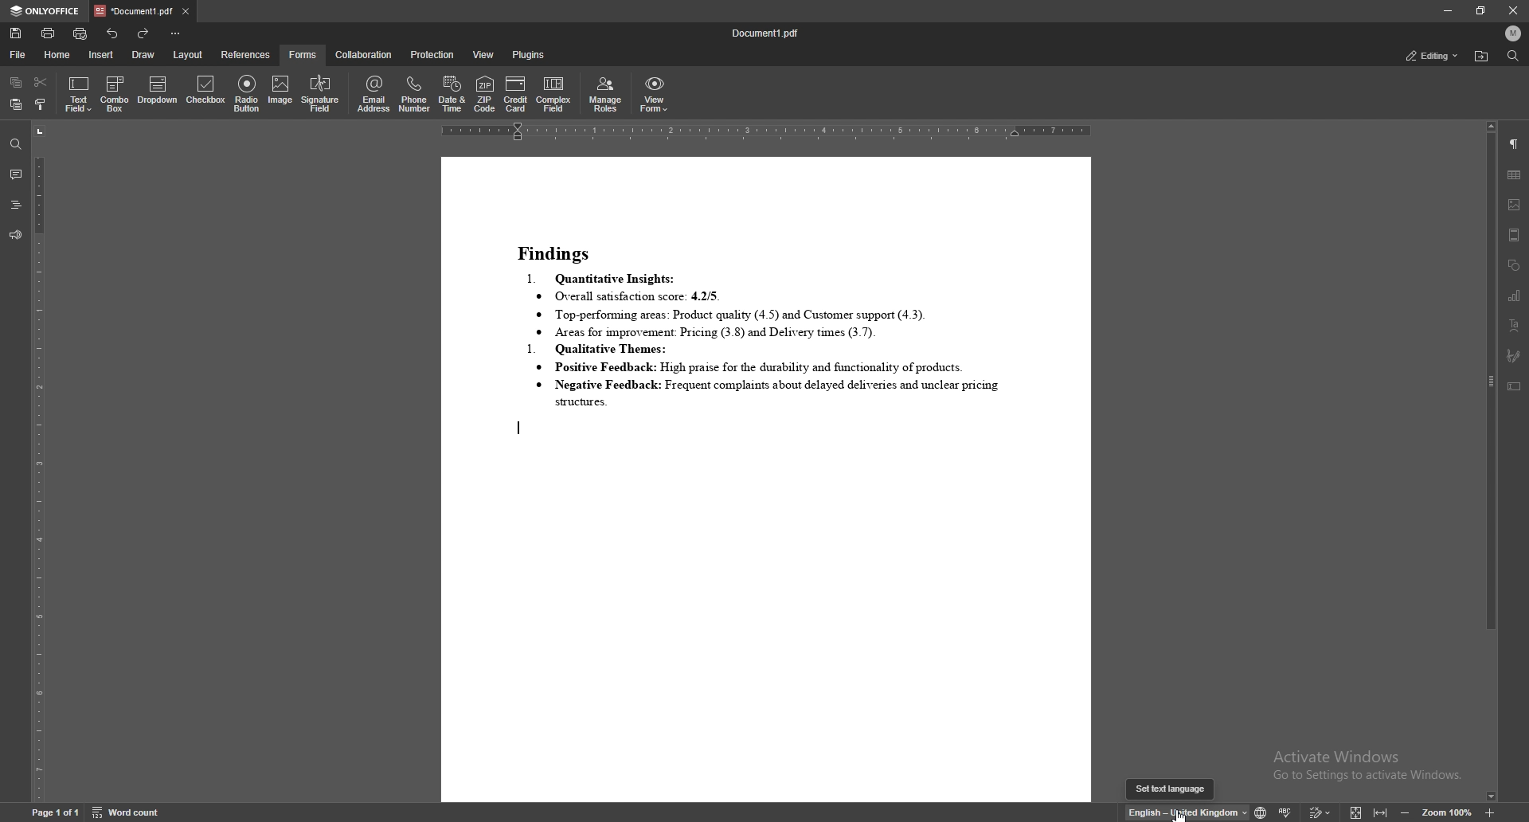 The image size is (1529, 822). I want to click on customize toolbar, so click(176, 34).